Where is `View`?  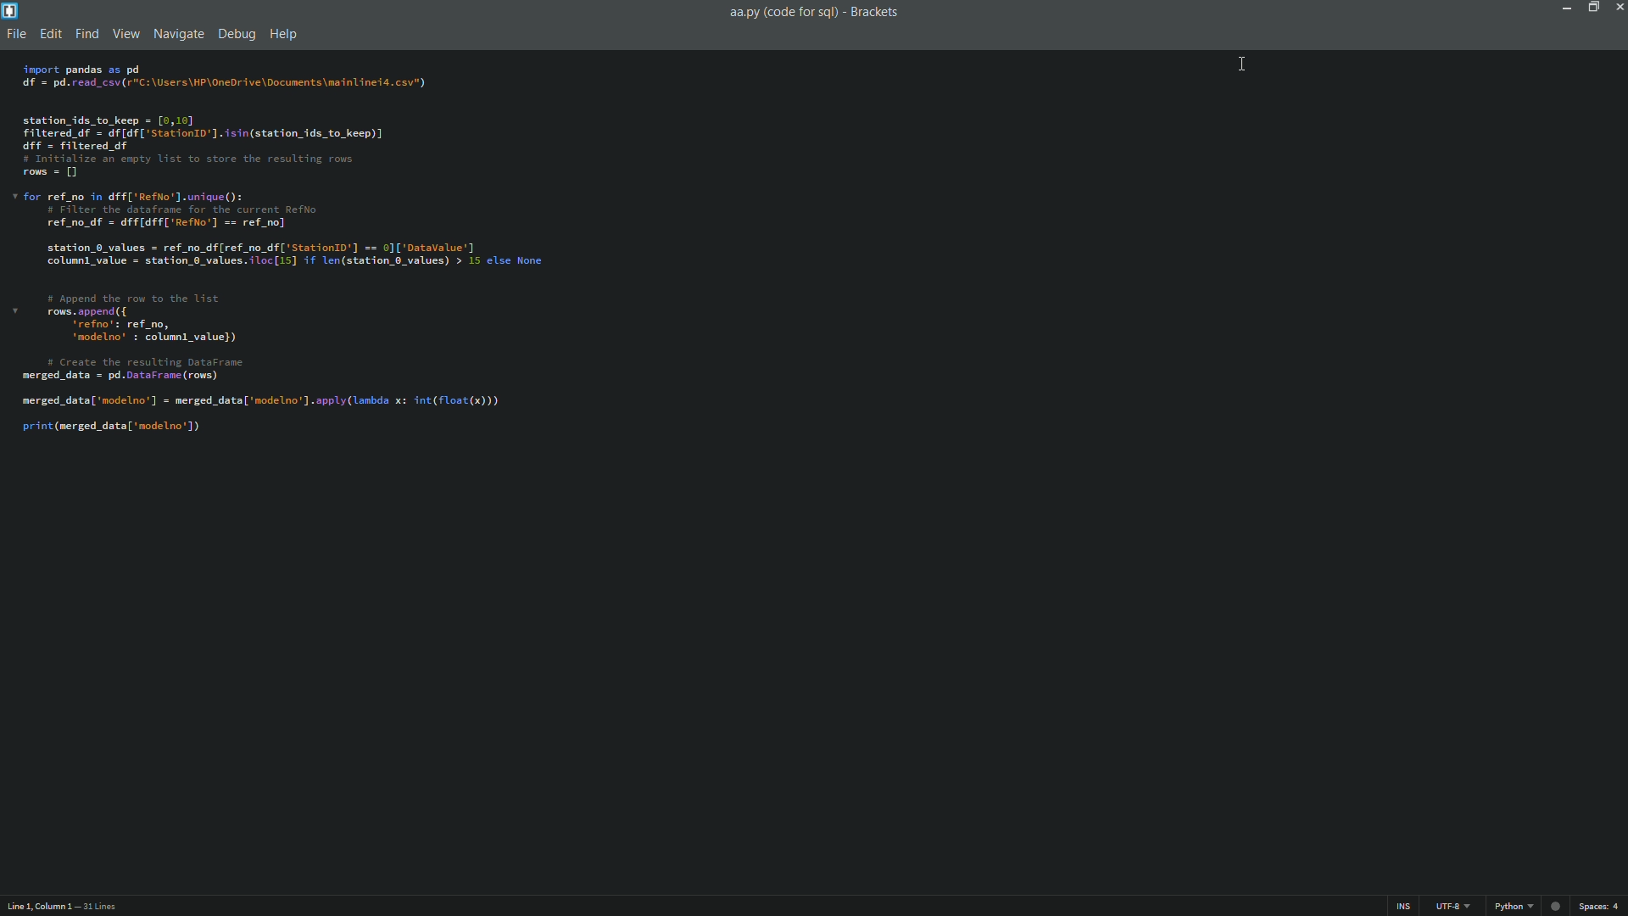
View is located at coordinates (127, 34).